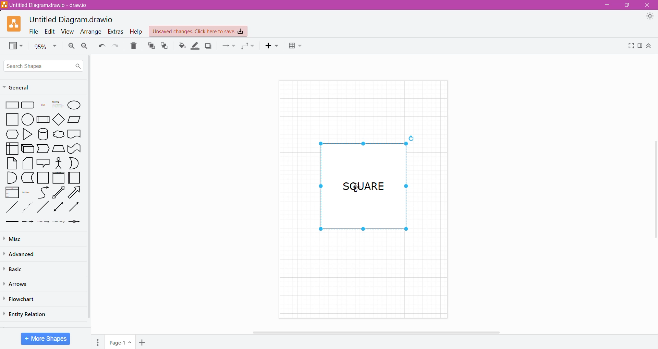 The height and width of the screenshot is (349, 658). I want to click on Insert, so click(272, 46).